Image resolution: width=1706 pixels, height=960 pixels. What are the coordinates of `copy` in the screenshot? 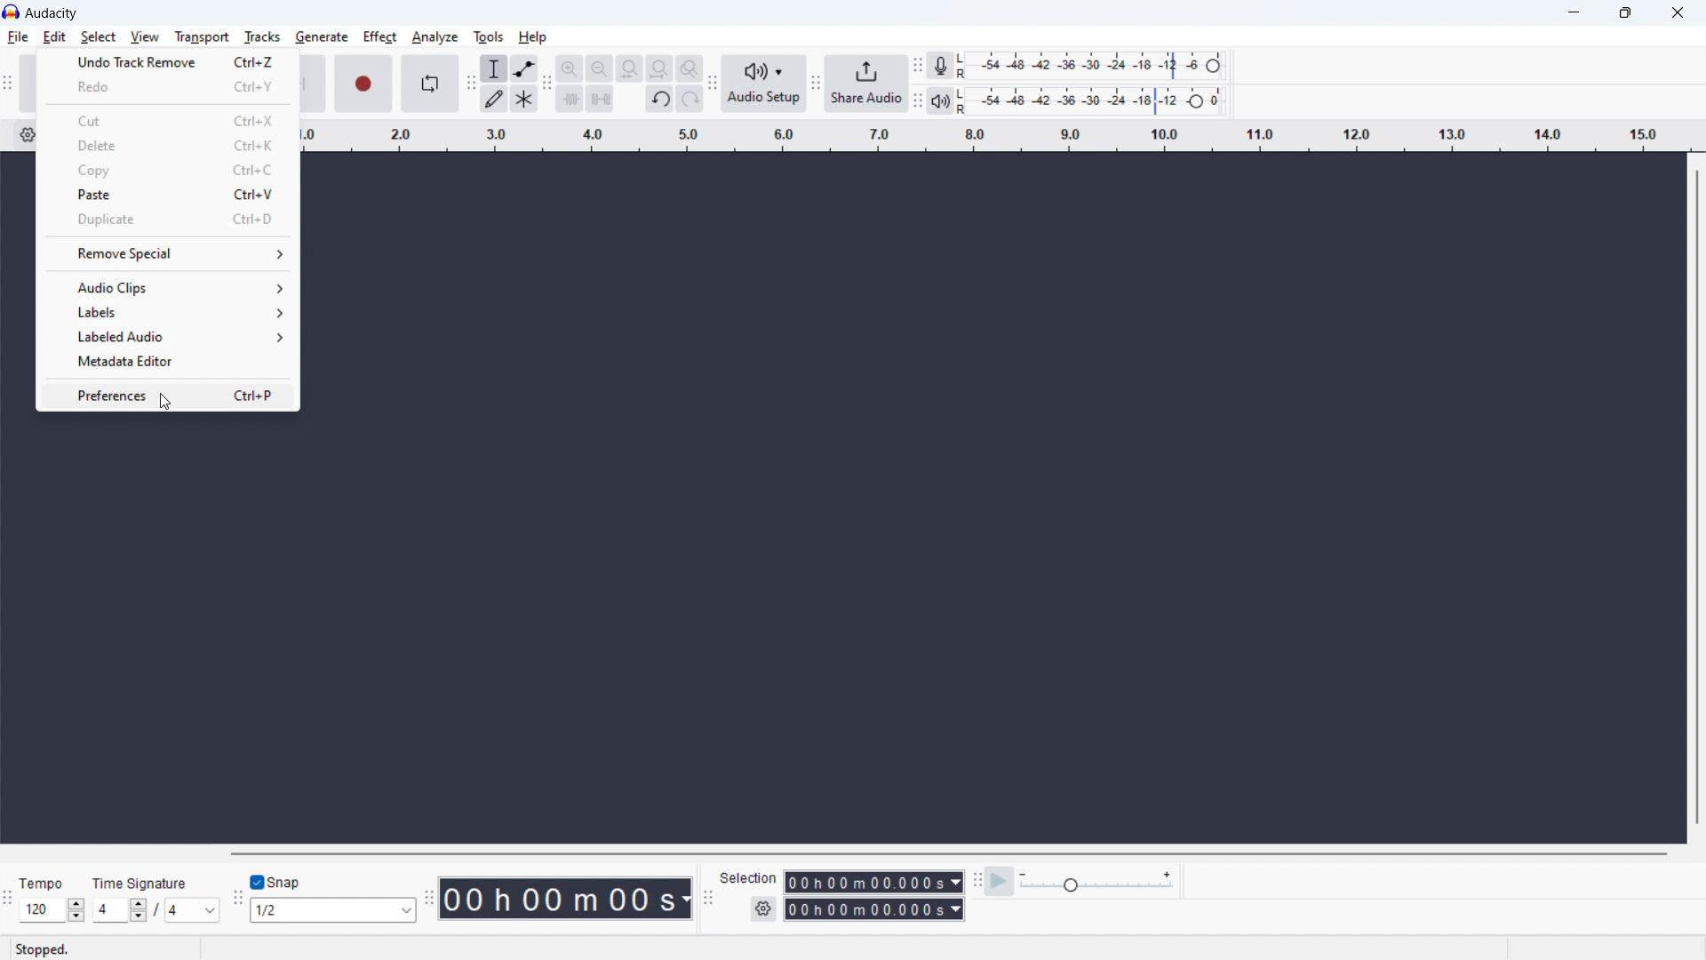 It's located at (165, 170).